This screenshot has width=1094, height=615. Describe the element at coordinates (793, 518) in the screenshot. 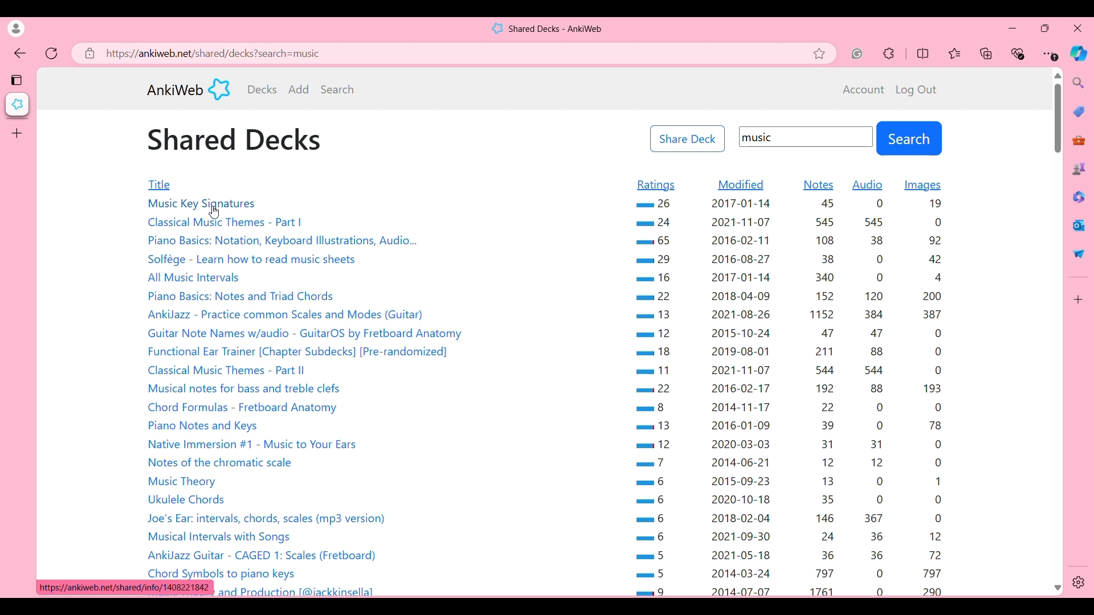

I see `6 2018-02-04 146 367 0` at that location.